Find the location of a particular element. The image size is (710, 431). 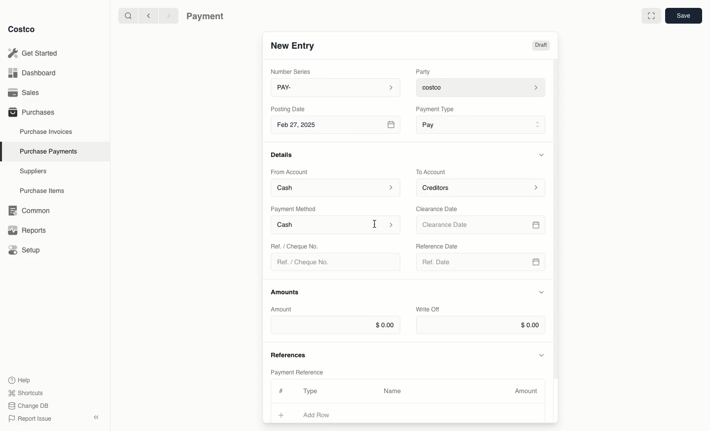

Purchase Items is located at coordinates (43, 191).